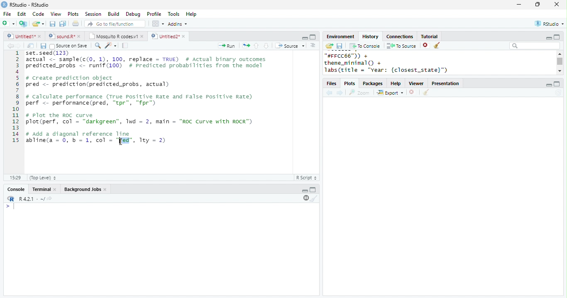 This screenshot has width=567, height=298. I want to click on minimize, so click(305, 191).